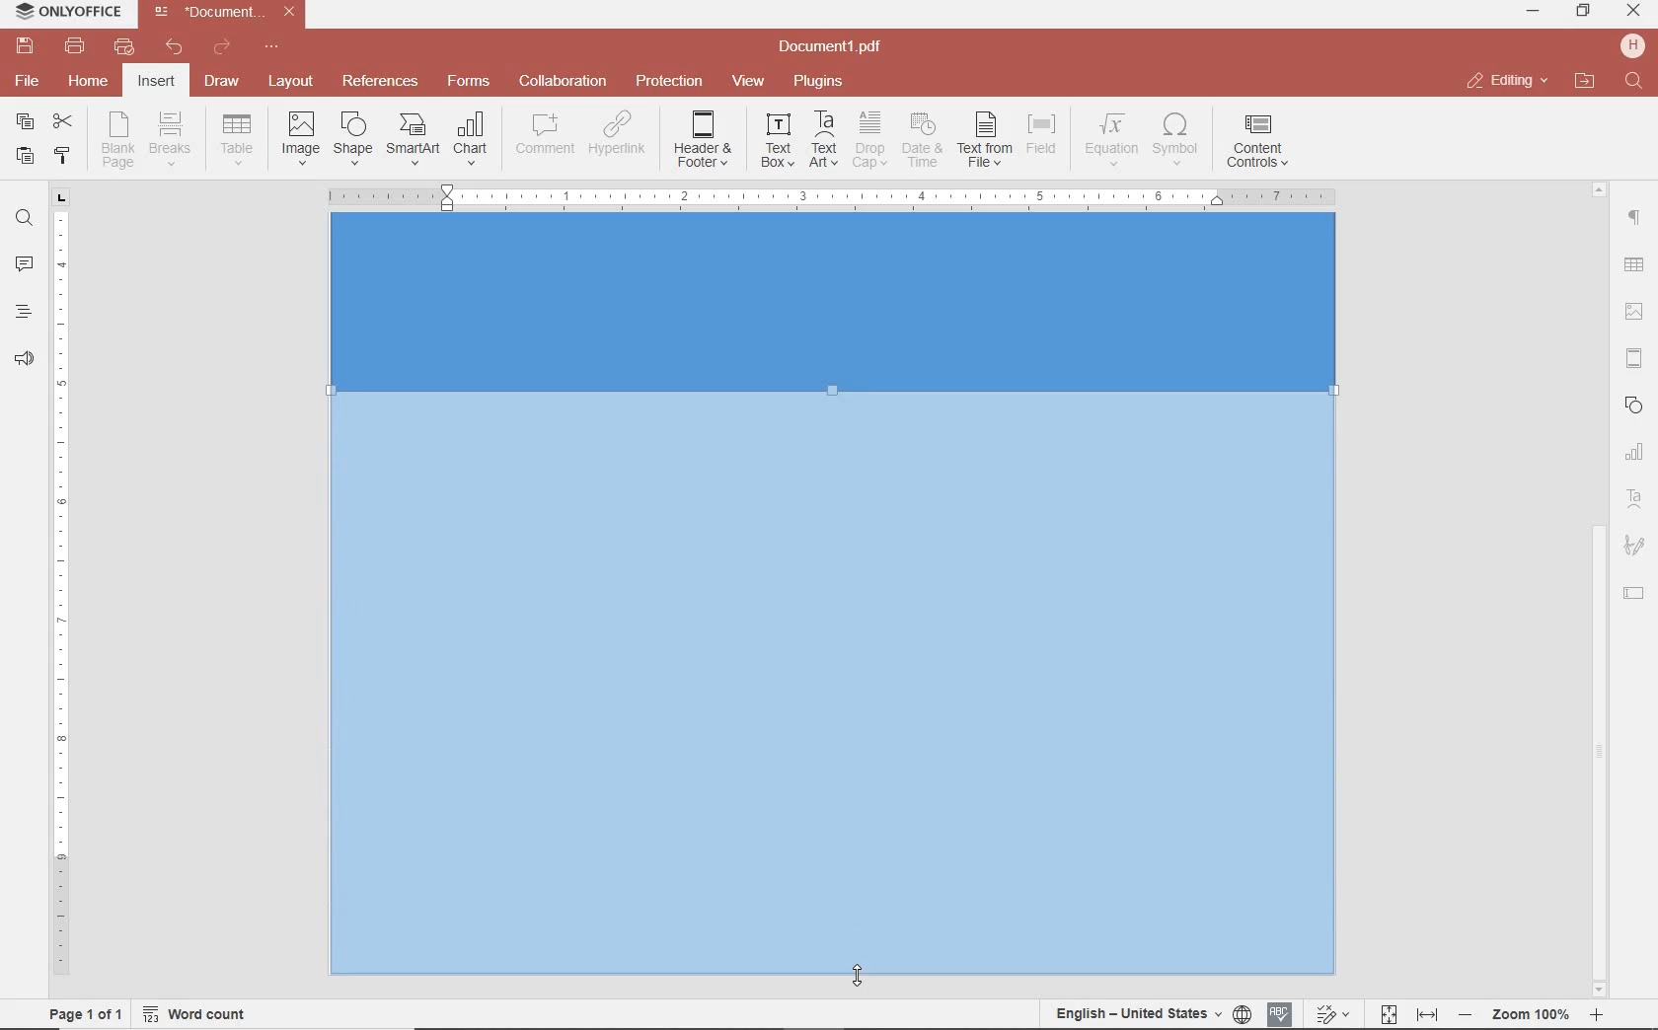 This screenshot has width=1658, height=1030. What do you see at coordinates (75, 46) in the screenshot?
I see `print file` at bounding box center [75, 46].